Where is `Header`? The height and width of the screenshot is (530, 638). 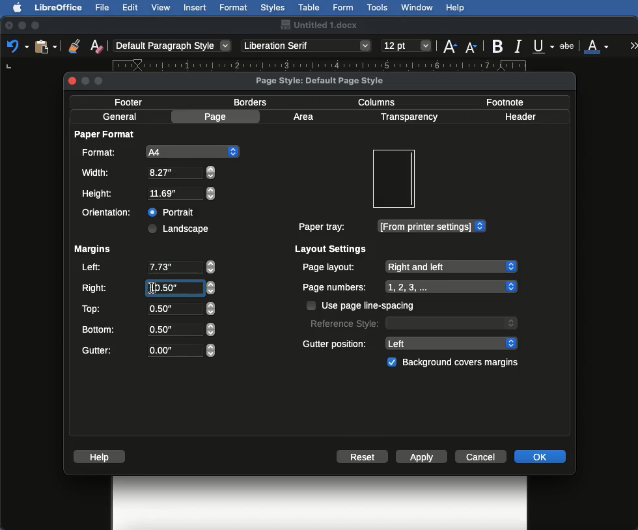 Header is located at coordinates (520, 117).